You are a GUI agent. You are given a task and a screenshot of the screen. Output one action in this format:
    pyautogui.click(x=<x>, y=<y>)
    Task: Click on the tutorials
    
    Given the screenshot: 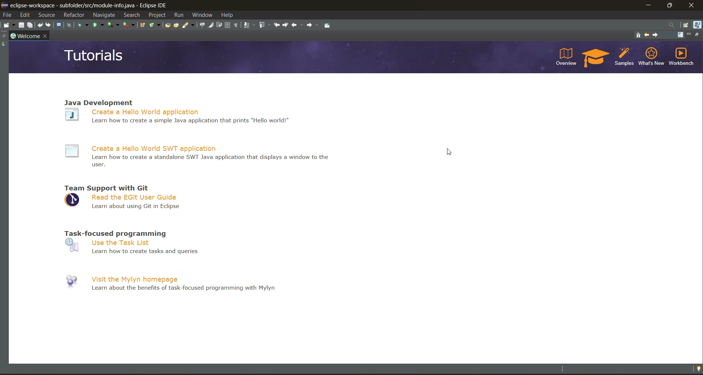 What is the action you would take?
    pyautogui.click(x=94, y=56)
    